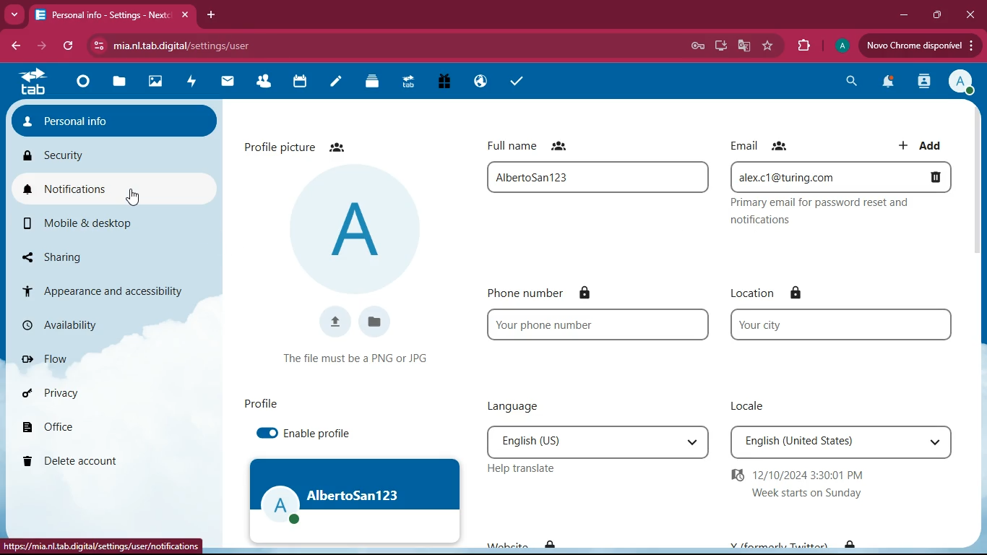 The image size is (987, 555). What do you see at coordinates (211, 17) in the screenshot?
I see `add tab` at bounding box center [211, 17].